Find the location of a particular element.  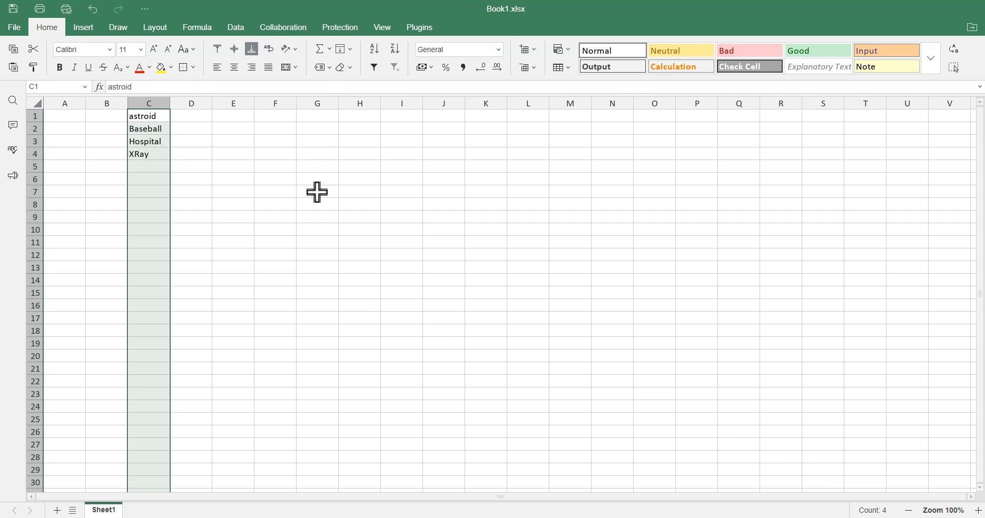

Bad is located at coordinates (745, 48).